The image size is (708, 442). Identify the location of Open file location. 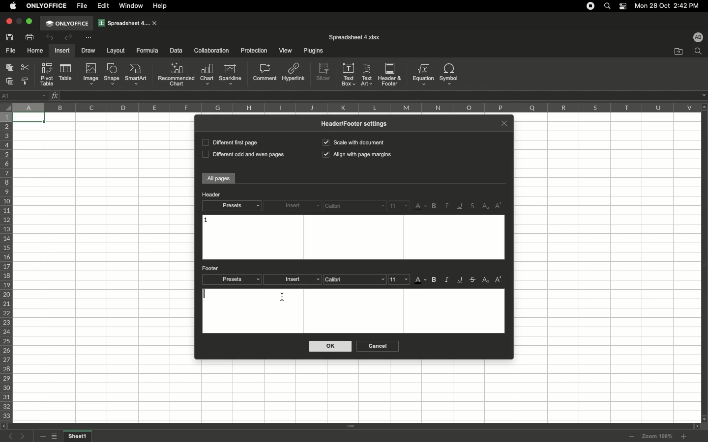
(678, 52).